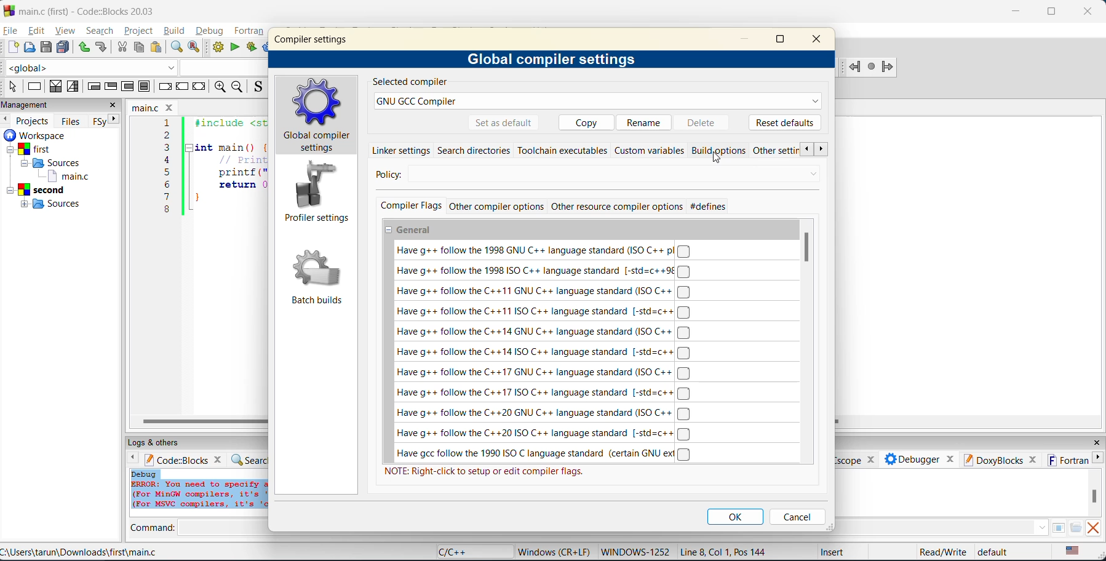 The width and height of the screenshot is (1106, 561). I want to click on 'WINDOWS-1252, so click(635, 552).